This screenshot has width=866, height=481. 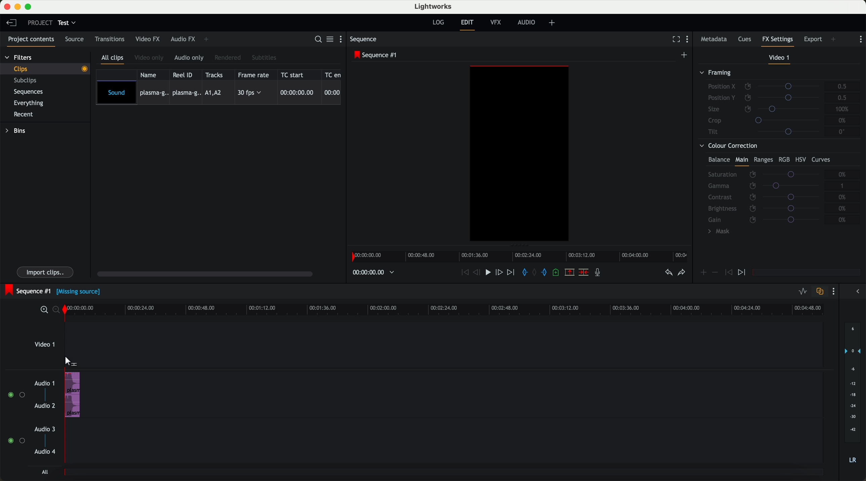 I want to click on timer, so click(x=372, y=272).